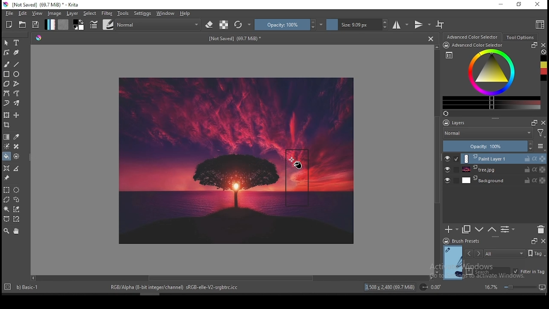  Describe the element at coordinates (544, 45) in the screenshot. I see `close docker` at that location.